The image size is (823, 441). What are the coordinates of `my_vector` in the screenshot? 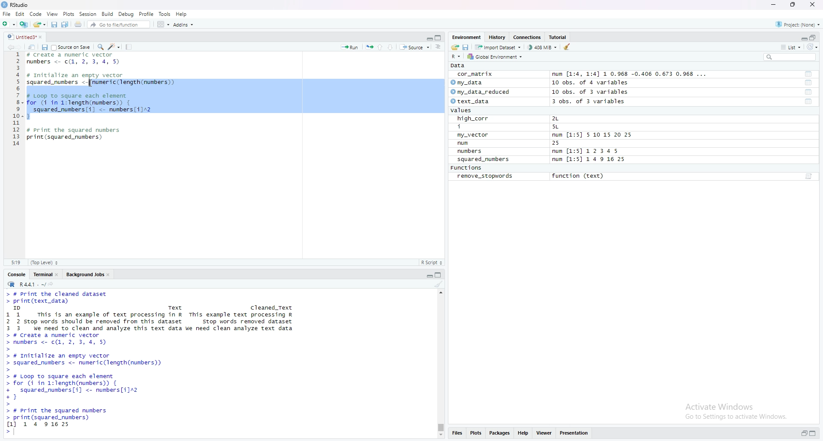 It's located at (474, 135).